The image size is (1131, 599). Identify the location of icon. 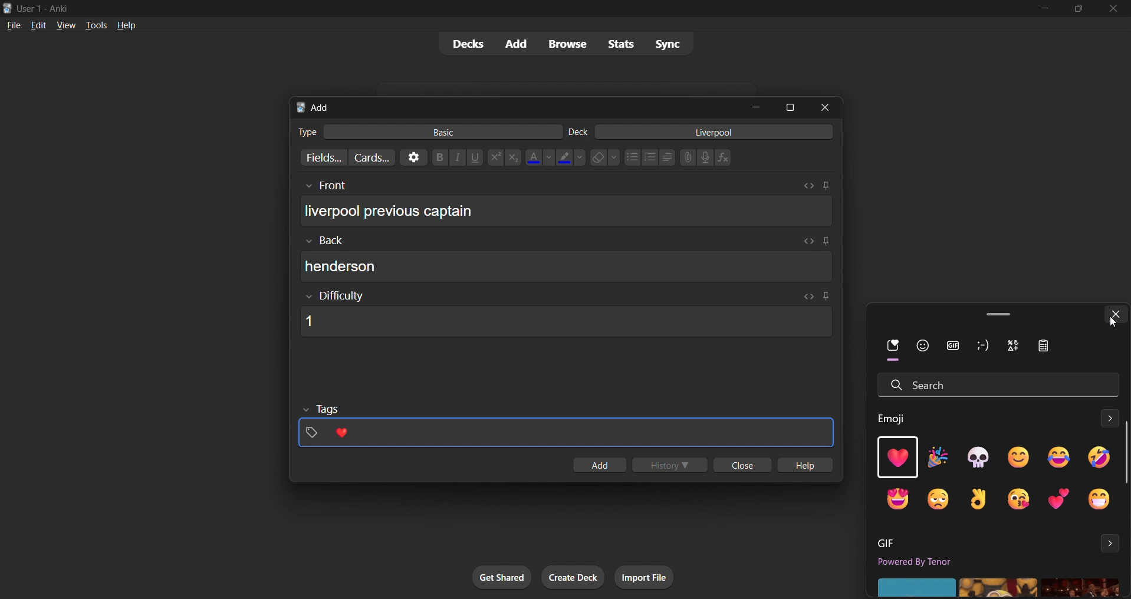
(1017, 347).